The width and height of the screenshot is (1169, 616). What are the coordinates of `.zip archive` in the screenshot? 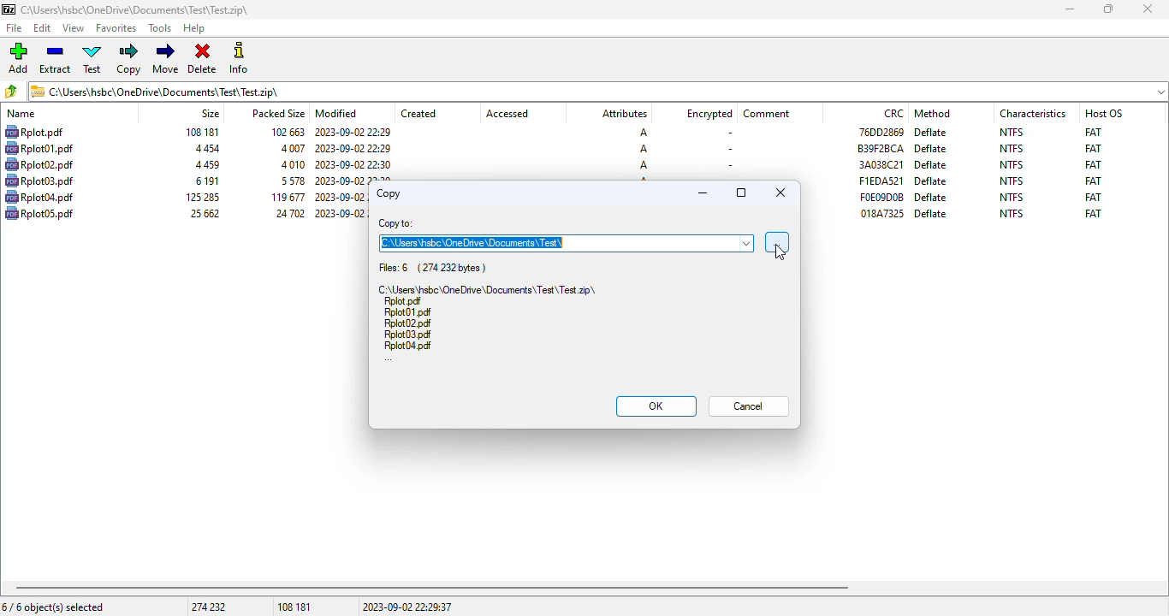 It's located at (598, 91).